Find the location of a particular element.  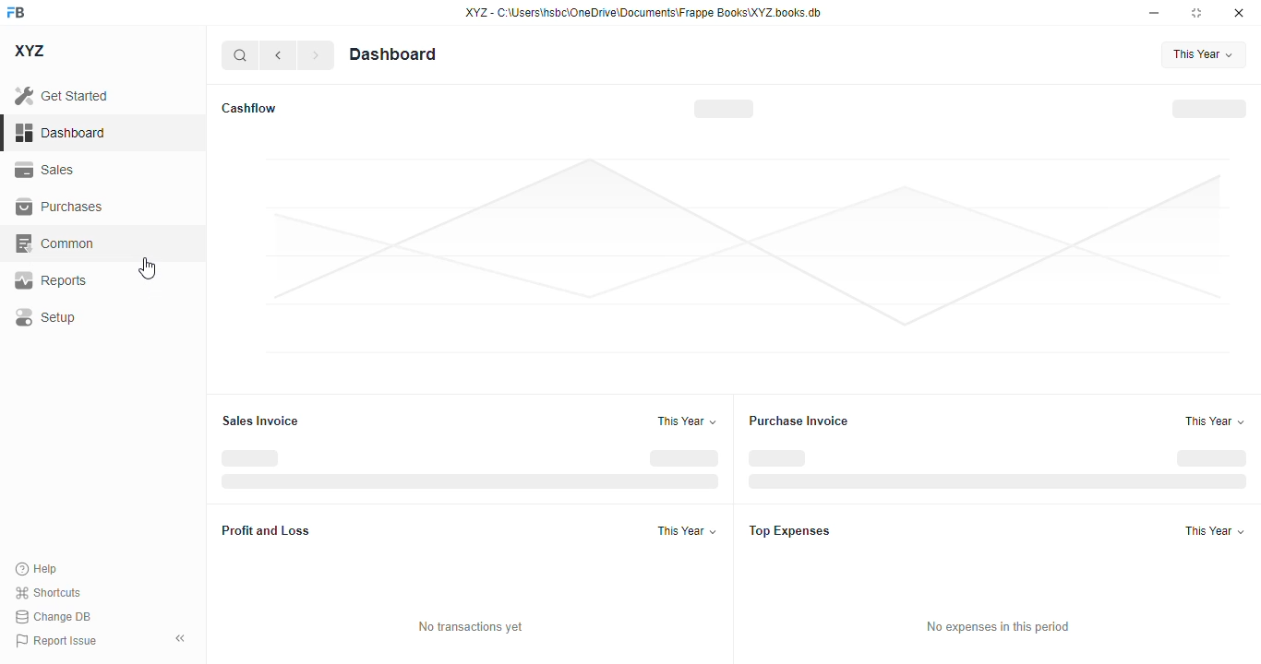

purchases is located at coordinates (60, 207).